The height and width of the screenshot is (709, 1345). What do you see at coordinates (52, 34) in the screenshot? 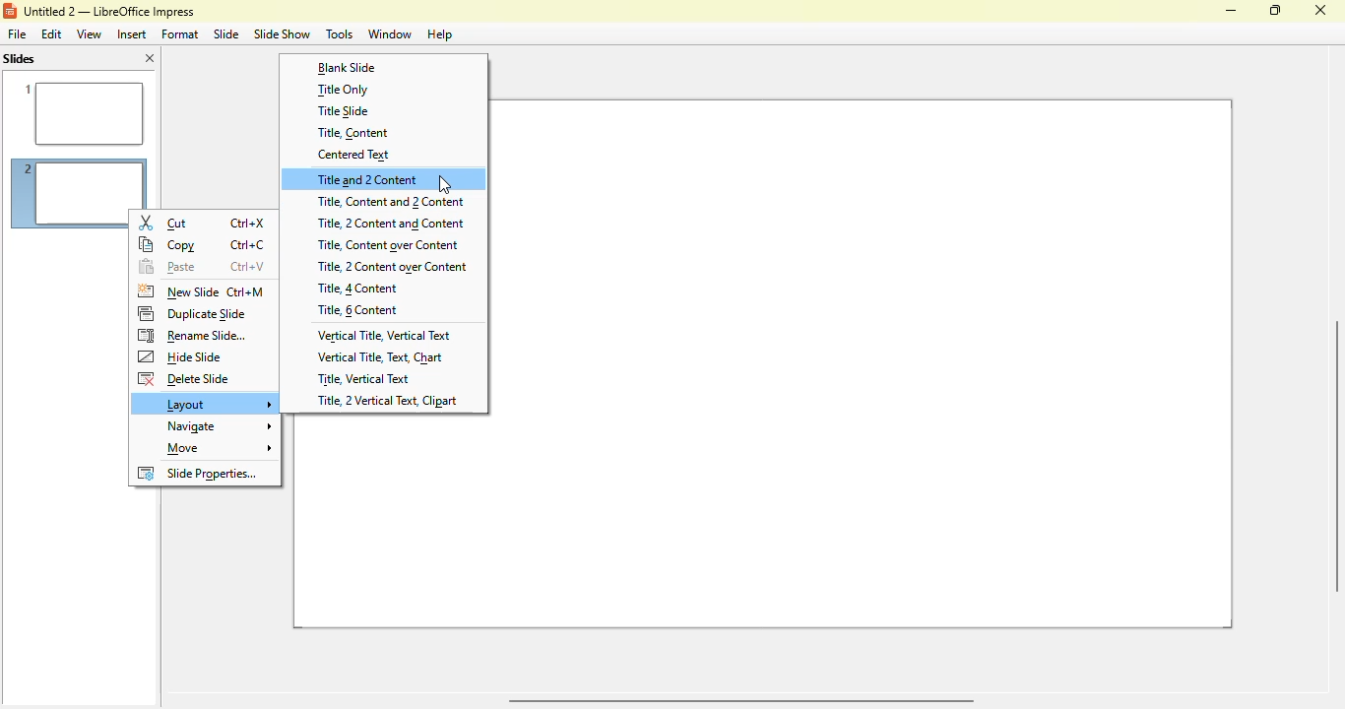
I see `edit` at bounding box center [52, 34].